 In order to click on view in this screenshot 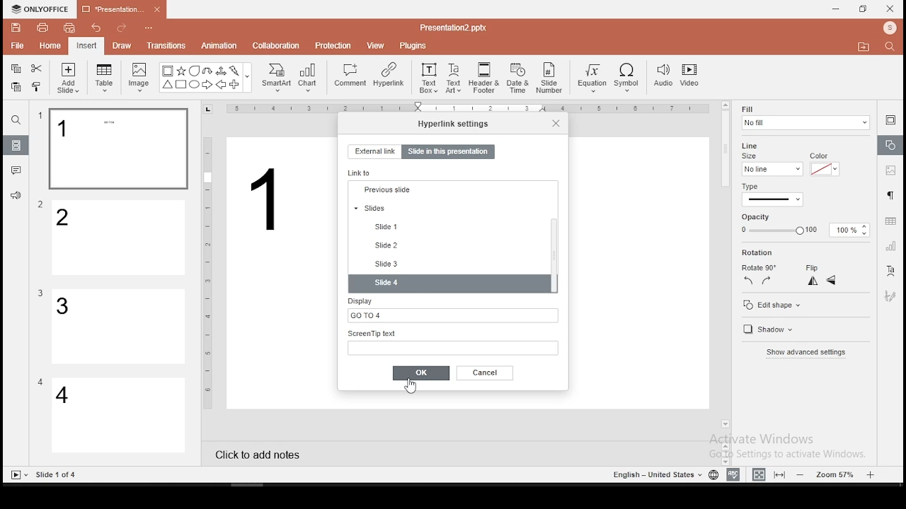, I will do `click(377, 45)`.